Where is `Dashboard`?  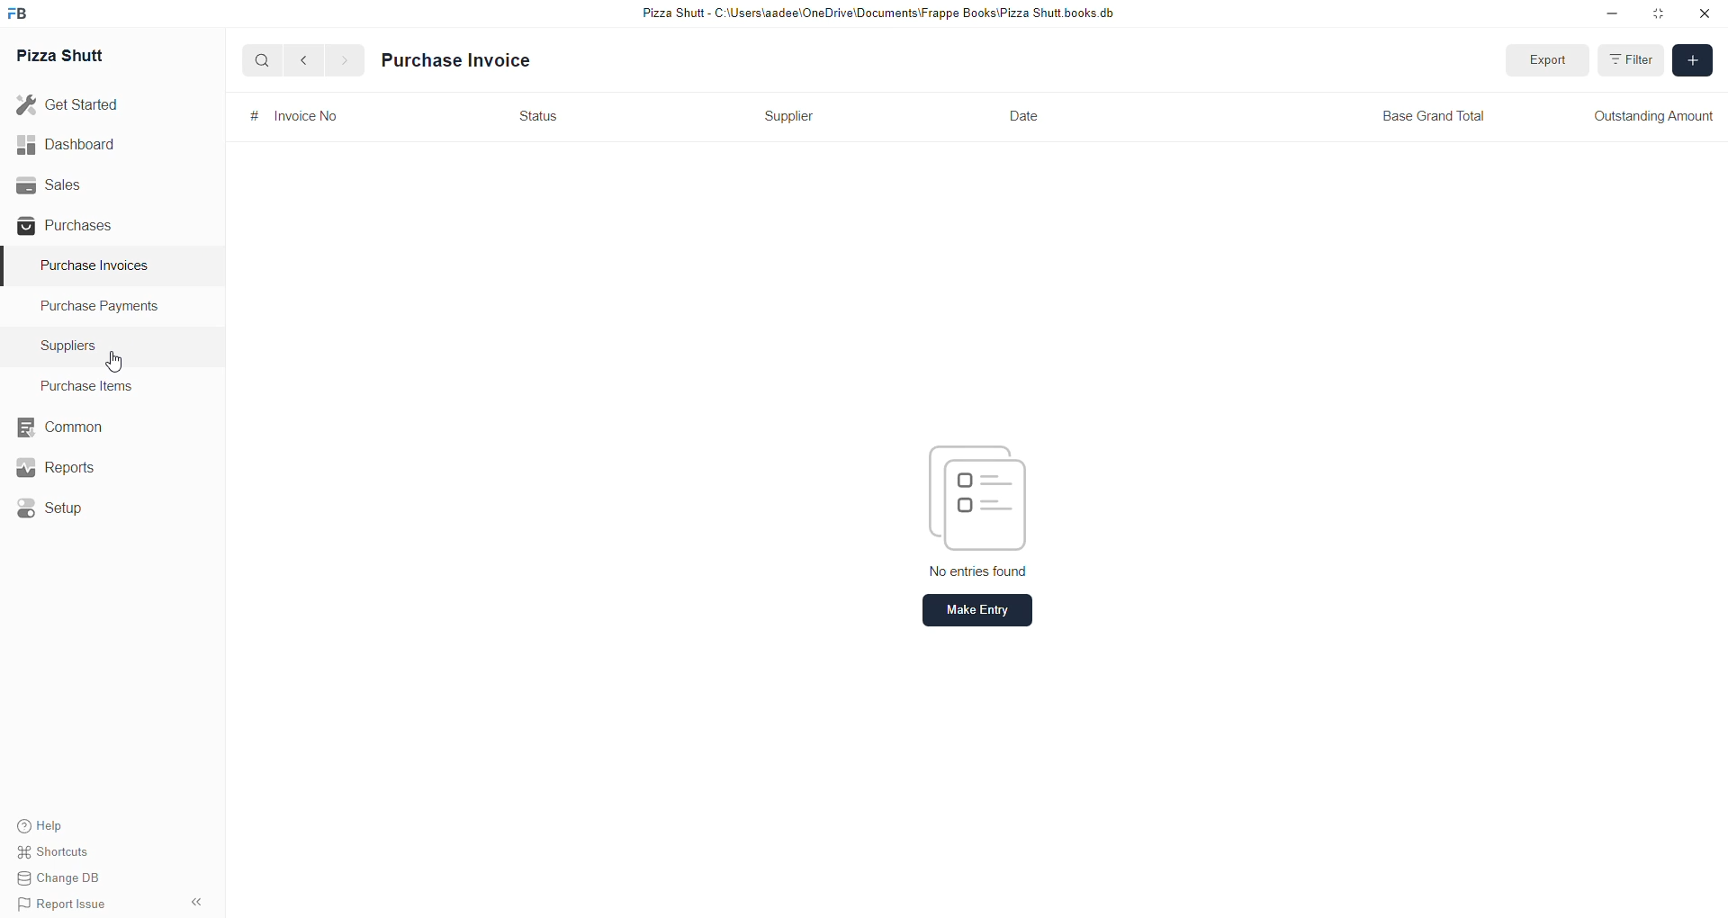
Dashboard is located at coordinates (86, 145).